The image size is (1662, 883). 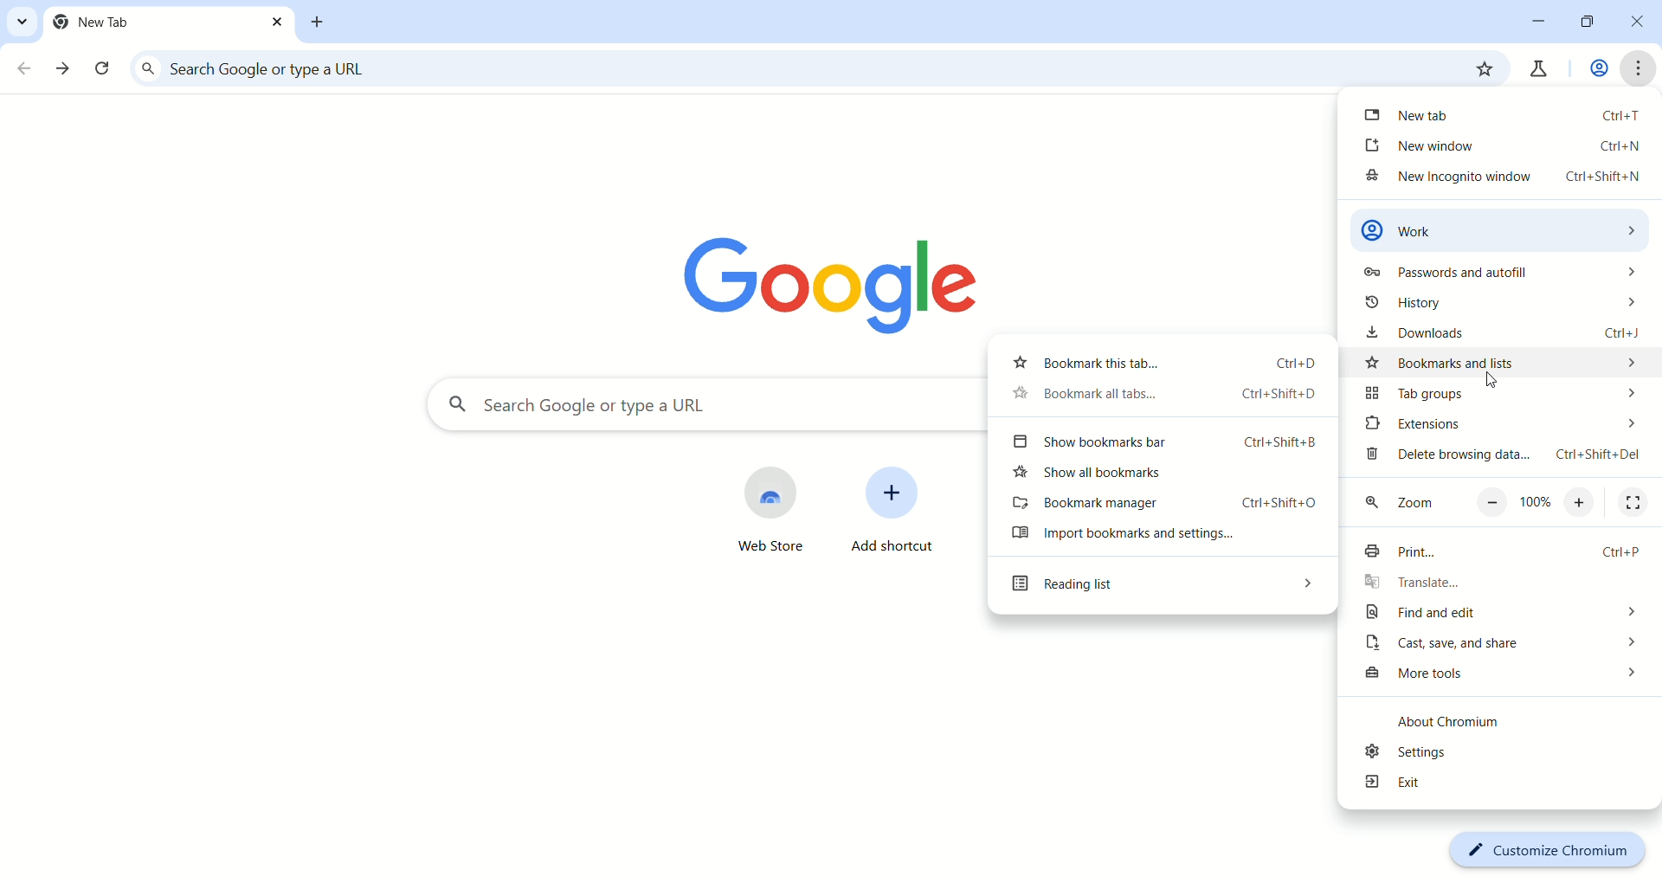 I want to click on customize chromium, so click(x=1546, y=849).